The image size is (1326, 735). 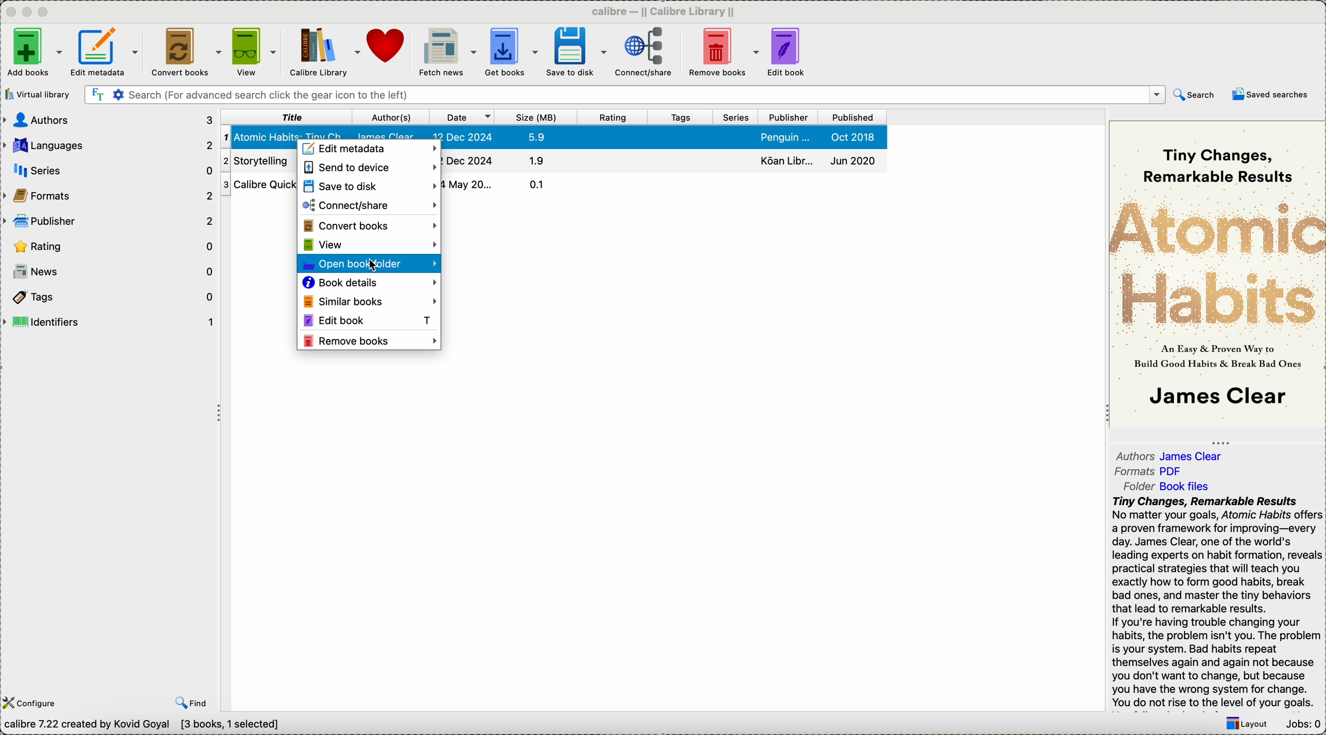 I want to click on author(s), so click(x=390, y=117).